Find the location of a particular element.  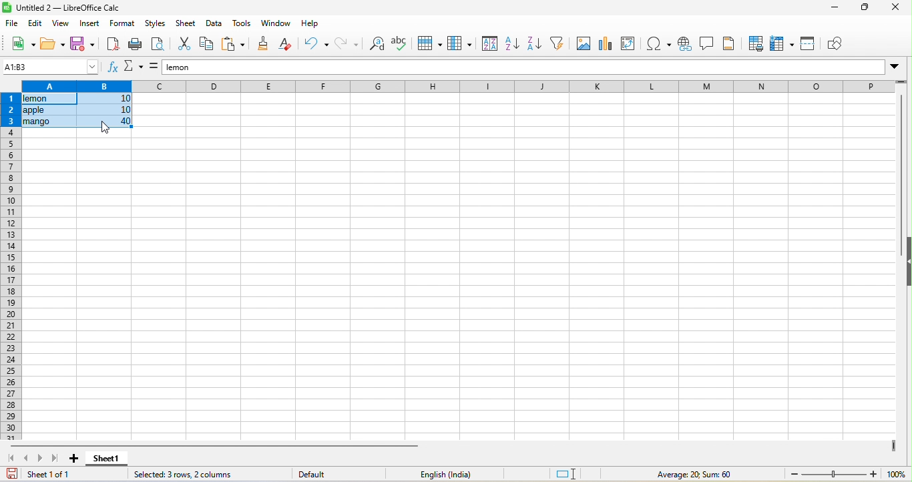

new  is located at coordinates (24, 45).